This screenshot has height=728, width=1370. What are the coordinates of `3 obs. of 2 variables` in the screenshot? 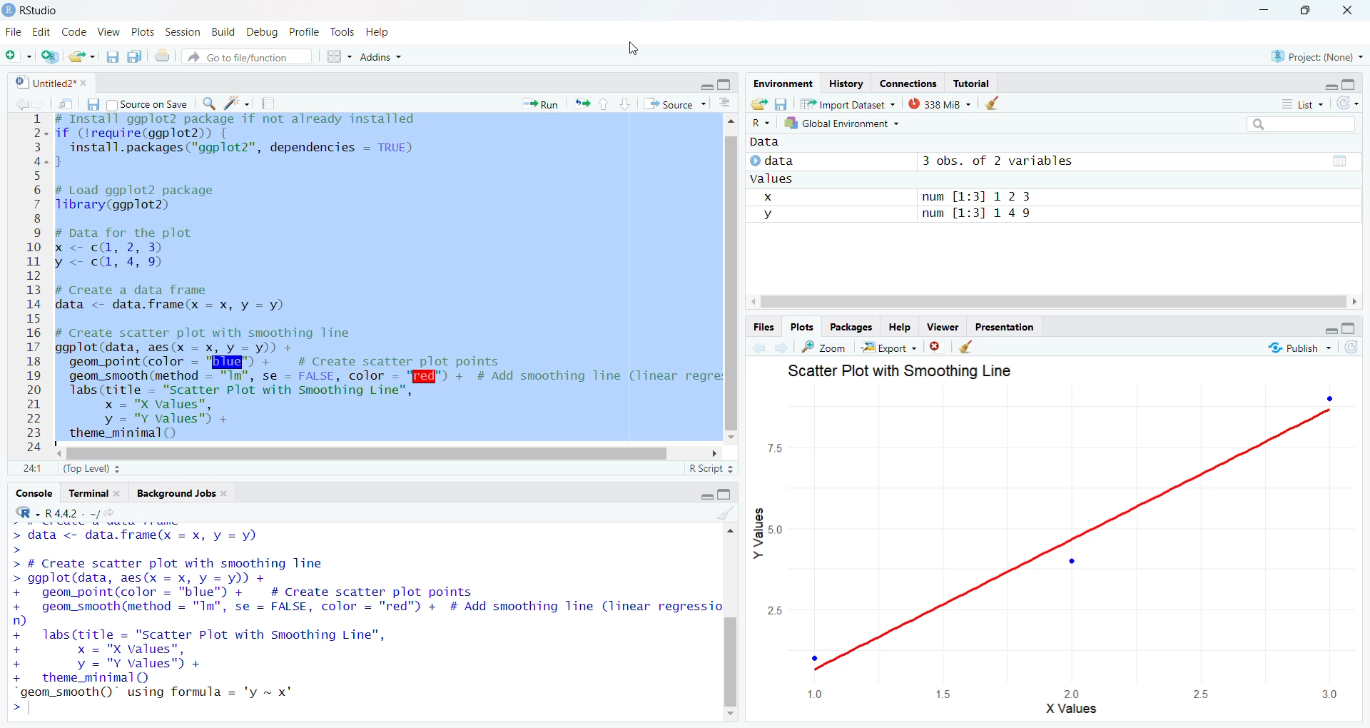 It's located at (996, 160).